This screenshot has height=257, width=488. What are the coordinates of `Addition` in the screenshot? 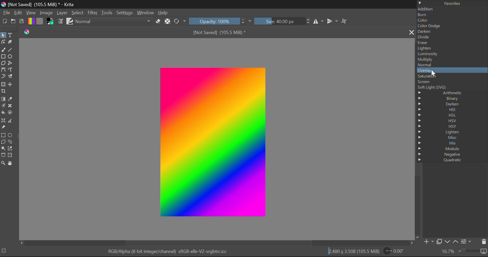 It's located at (452, 9).